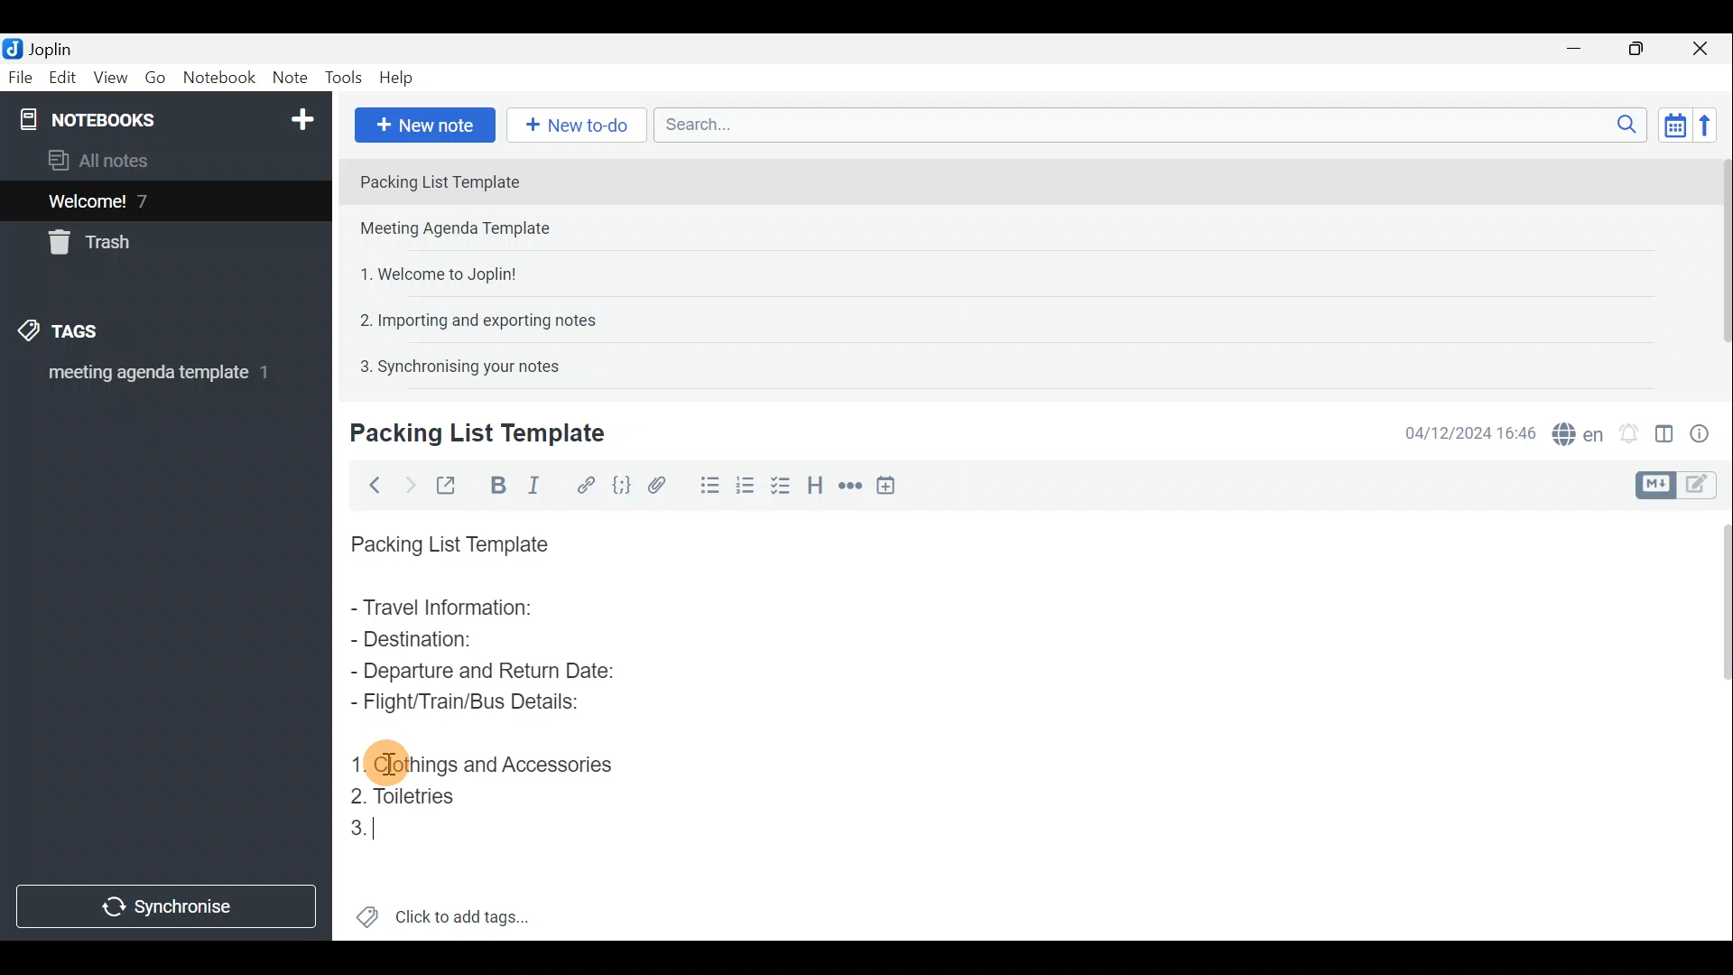 The image size is (1733, 975). I want to click on Heading, so click(817, 483).